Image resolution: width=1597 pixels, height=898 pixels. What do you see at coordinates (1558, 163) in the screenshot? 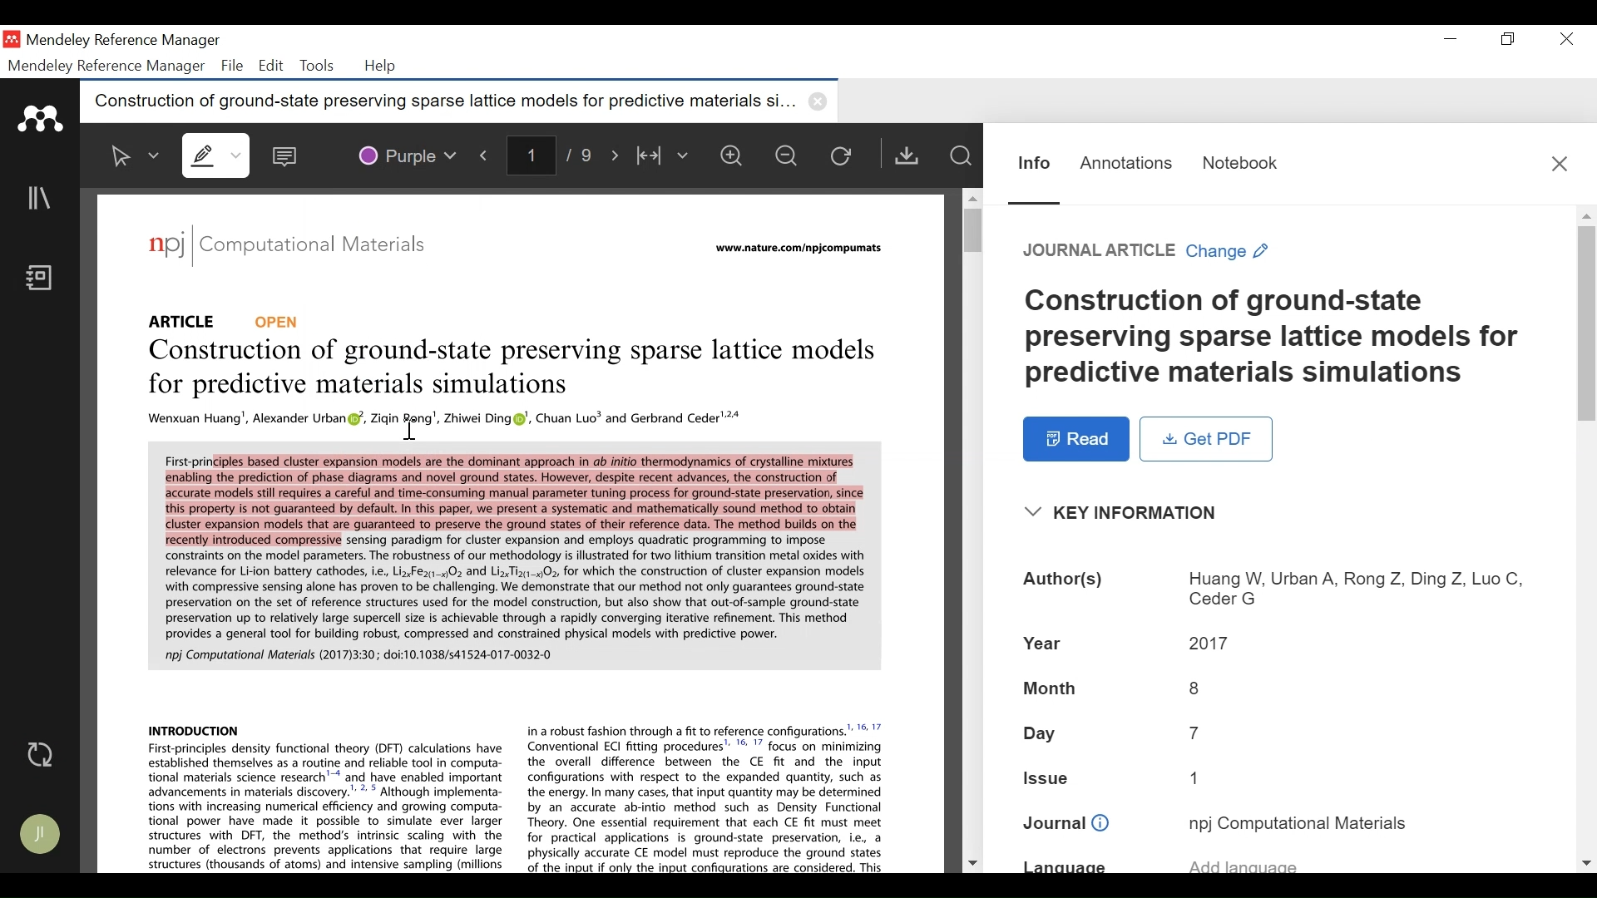
I see `Close` at bounding box center [1558, 163].